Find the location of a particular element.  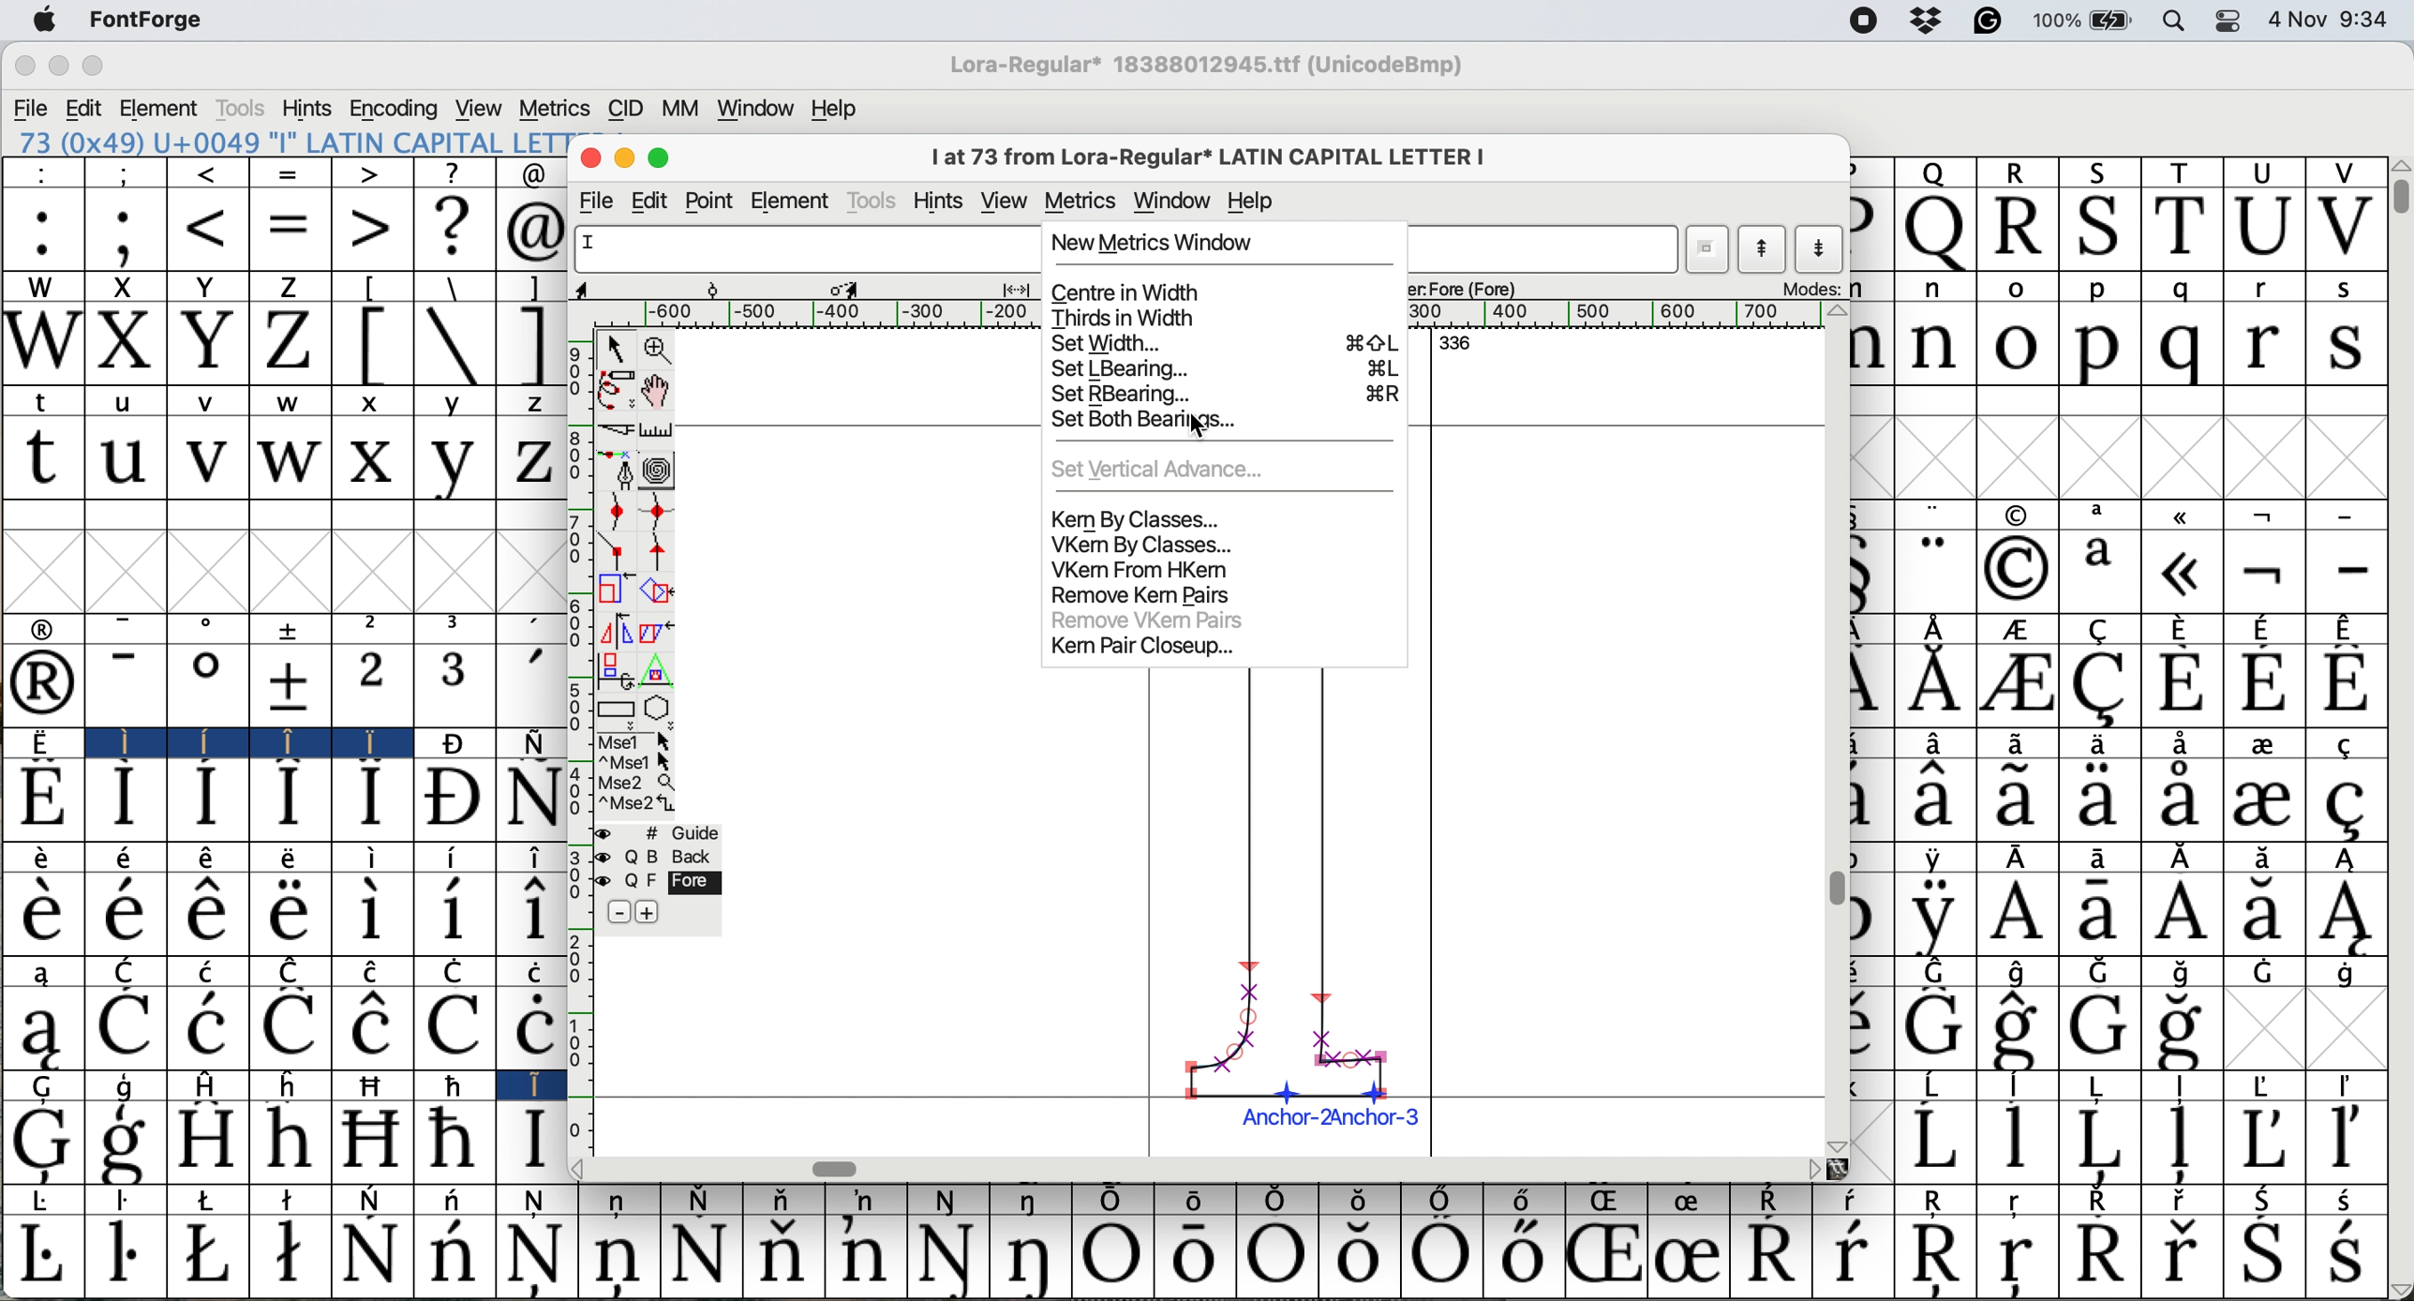

Symbol is located at coordinates (2347, 626).